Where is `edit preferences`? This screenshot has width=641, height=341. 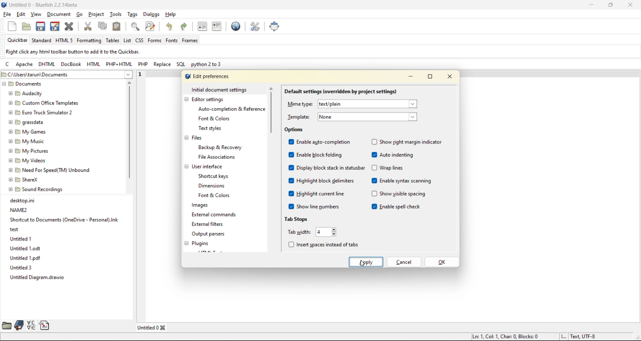
edit preferences is located at coordinates (256, 27).